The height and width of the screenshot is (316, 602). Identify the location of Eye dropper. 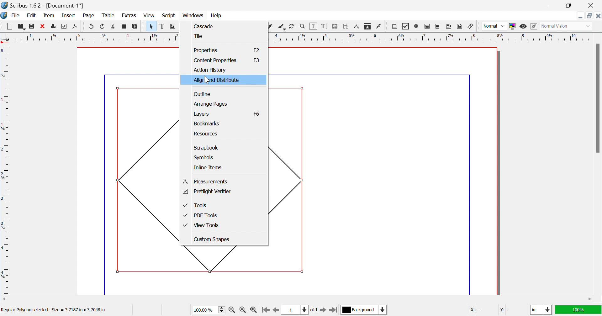
(379, 26).